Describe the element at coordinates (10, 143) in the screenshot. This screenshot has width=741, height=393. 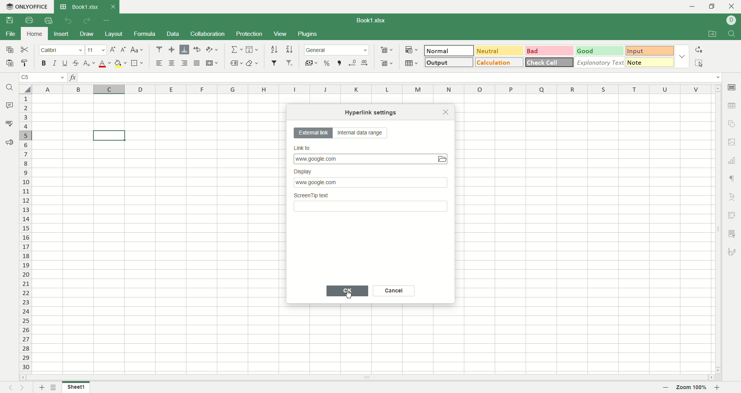
I see `feedback and support` at that location.